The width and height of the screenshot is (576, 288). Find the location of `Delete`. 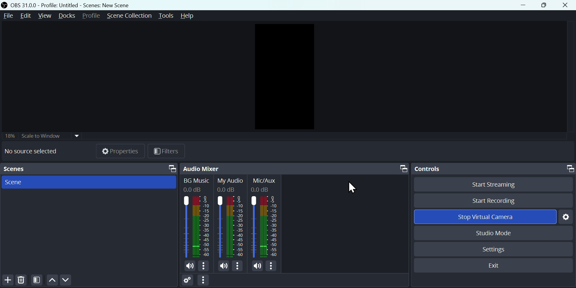

Delete is located at coordinates (22, 280).